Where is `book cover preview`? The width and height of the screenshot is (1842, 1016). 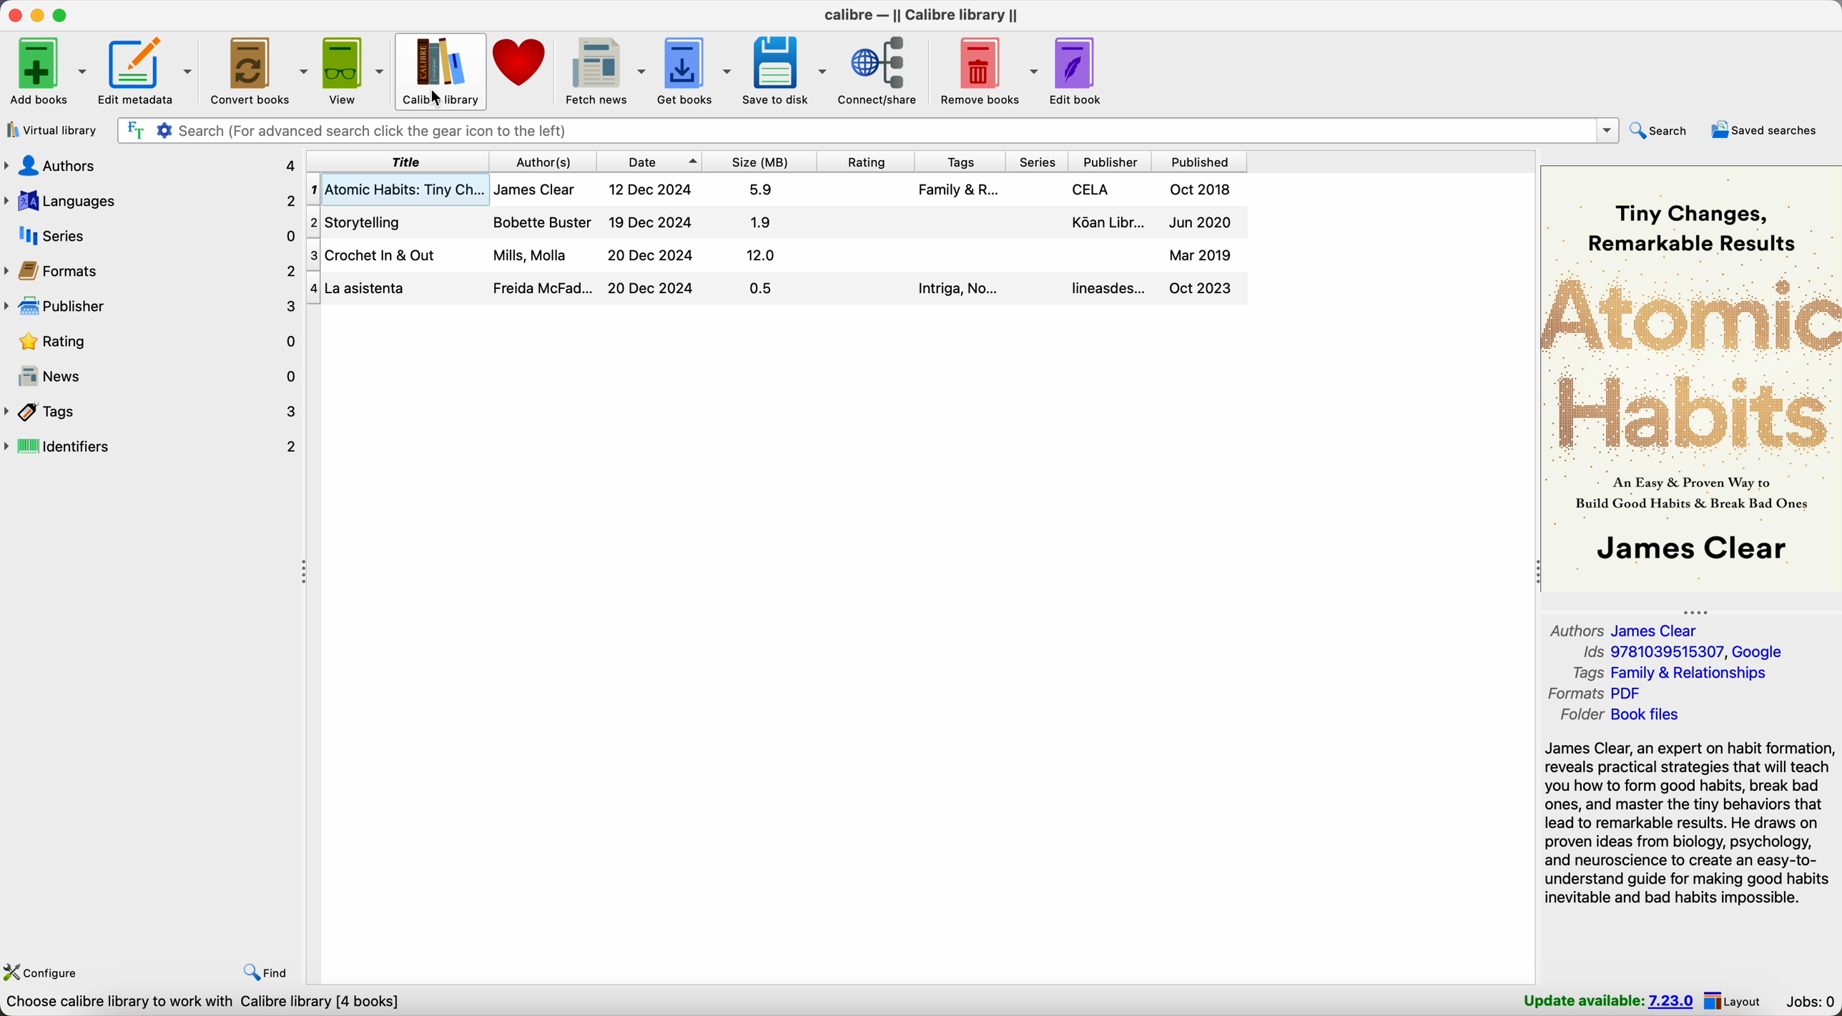 book cover preview is located at coordinates (1690, 377).